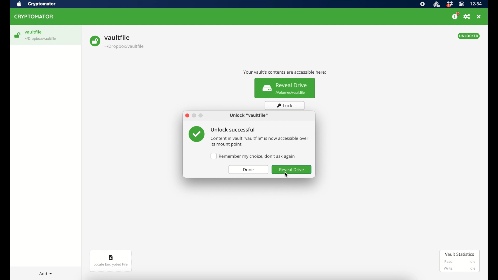 The height and width of the screenshot is (280, 498). What do you see at coordinates (19, 4) in the screenshot?
I see `apple icon` at bounding box center [19, 4].